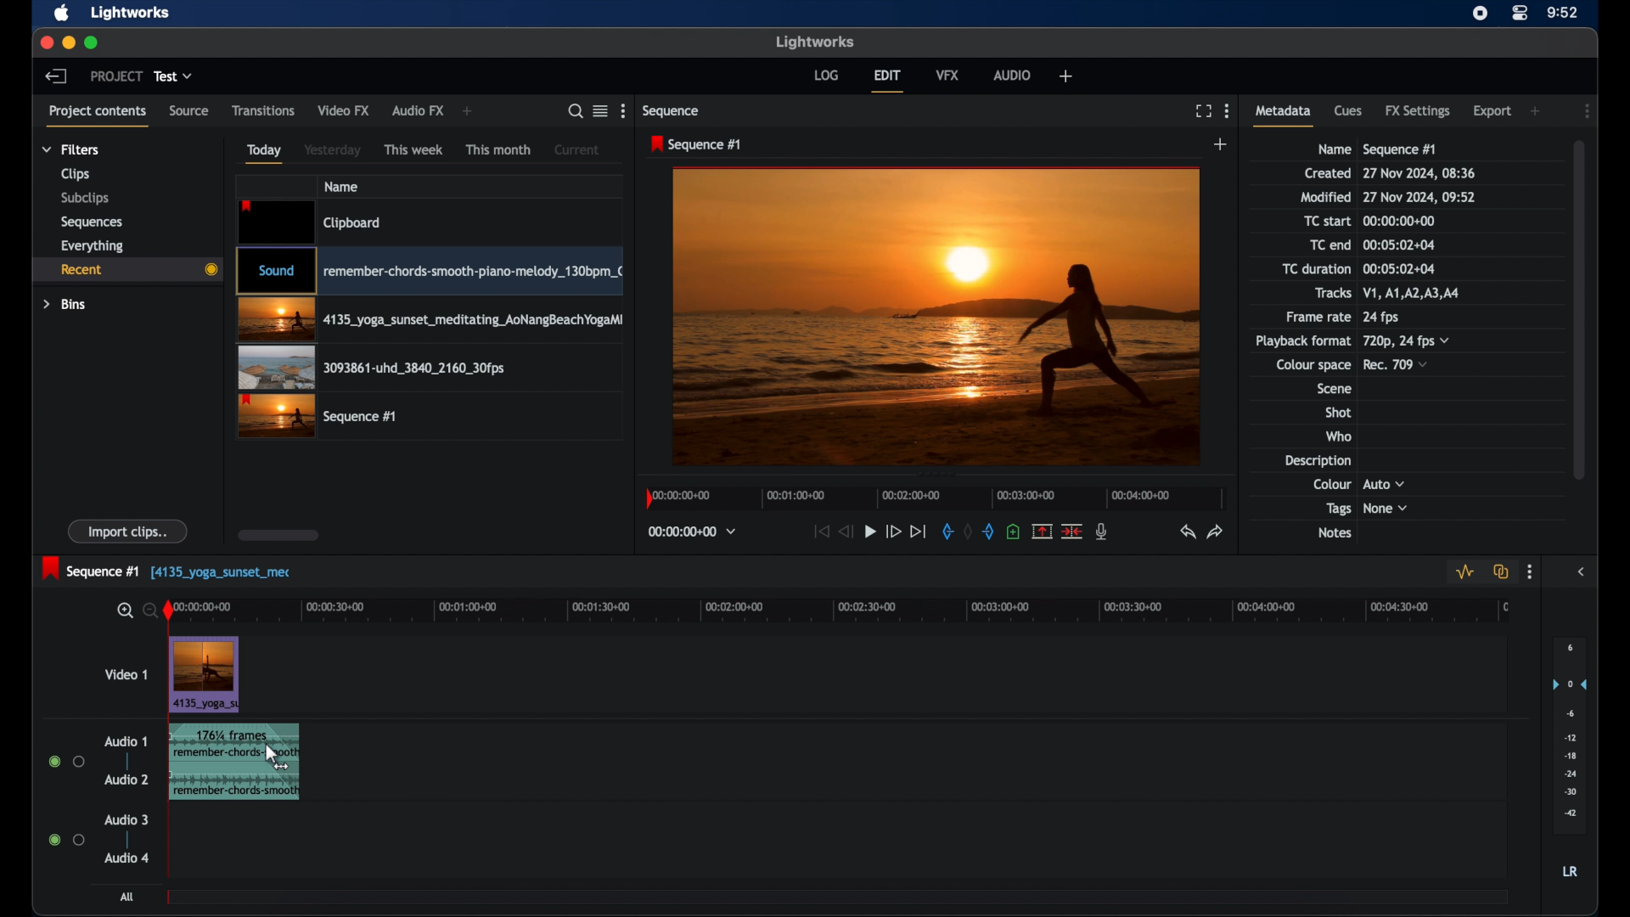 This screenshot has width=1630, height=917. I want to click on log, so click(826, 75).